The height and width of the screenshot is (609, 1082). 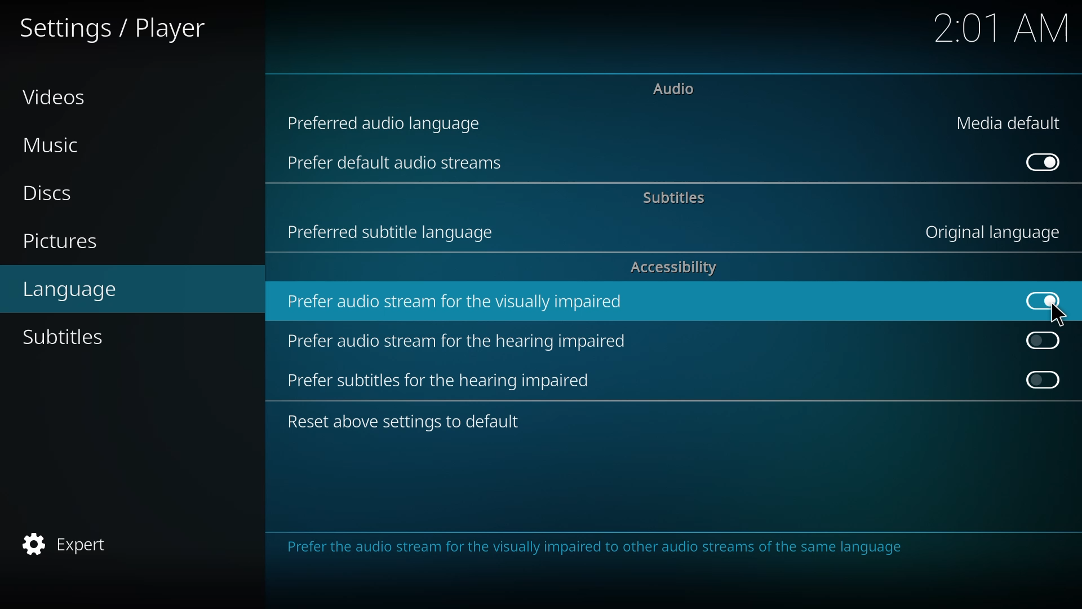 I want to click on prefer audio stream for hearing impaired, so click(x=458, y=342).